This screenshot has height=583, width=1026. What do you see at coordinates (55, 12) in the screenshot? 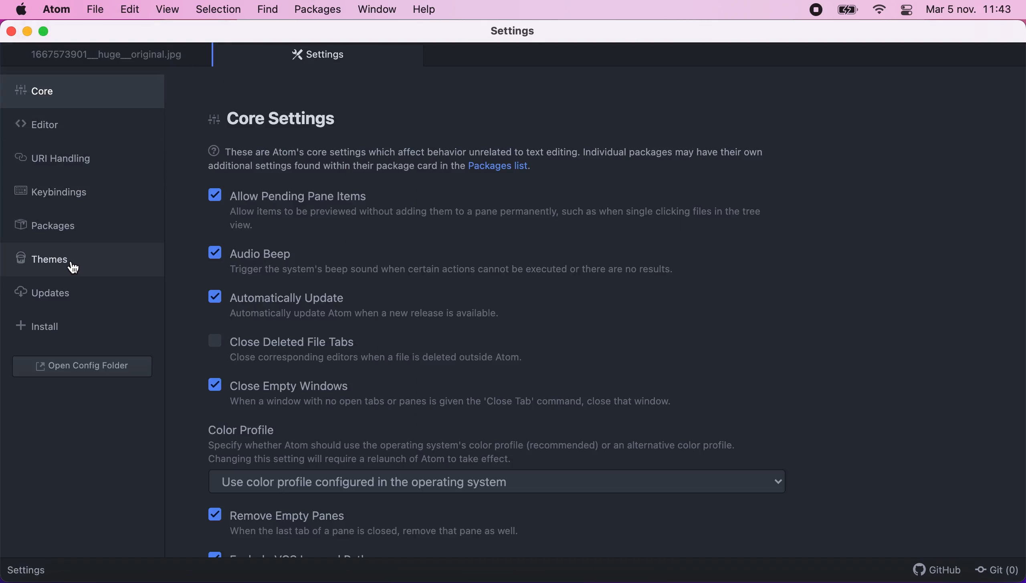
I see `atom` at bounding box center [55, 12].